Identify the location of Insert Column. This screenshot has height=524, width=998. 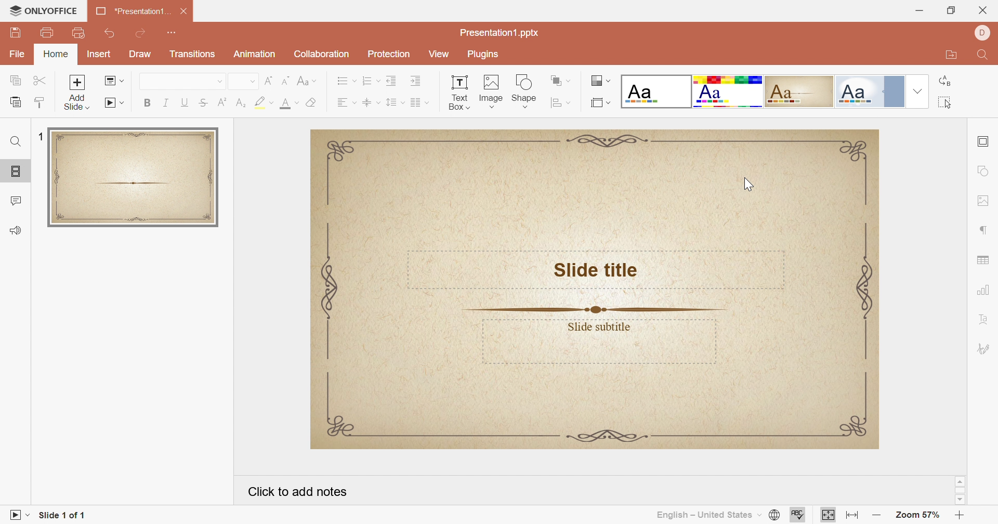
(415, 102).